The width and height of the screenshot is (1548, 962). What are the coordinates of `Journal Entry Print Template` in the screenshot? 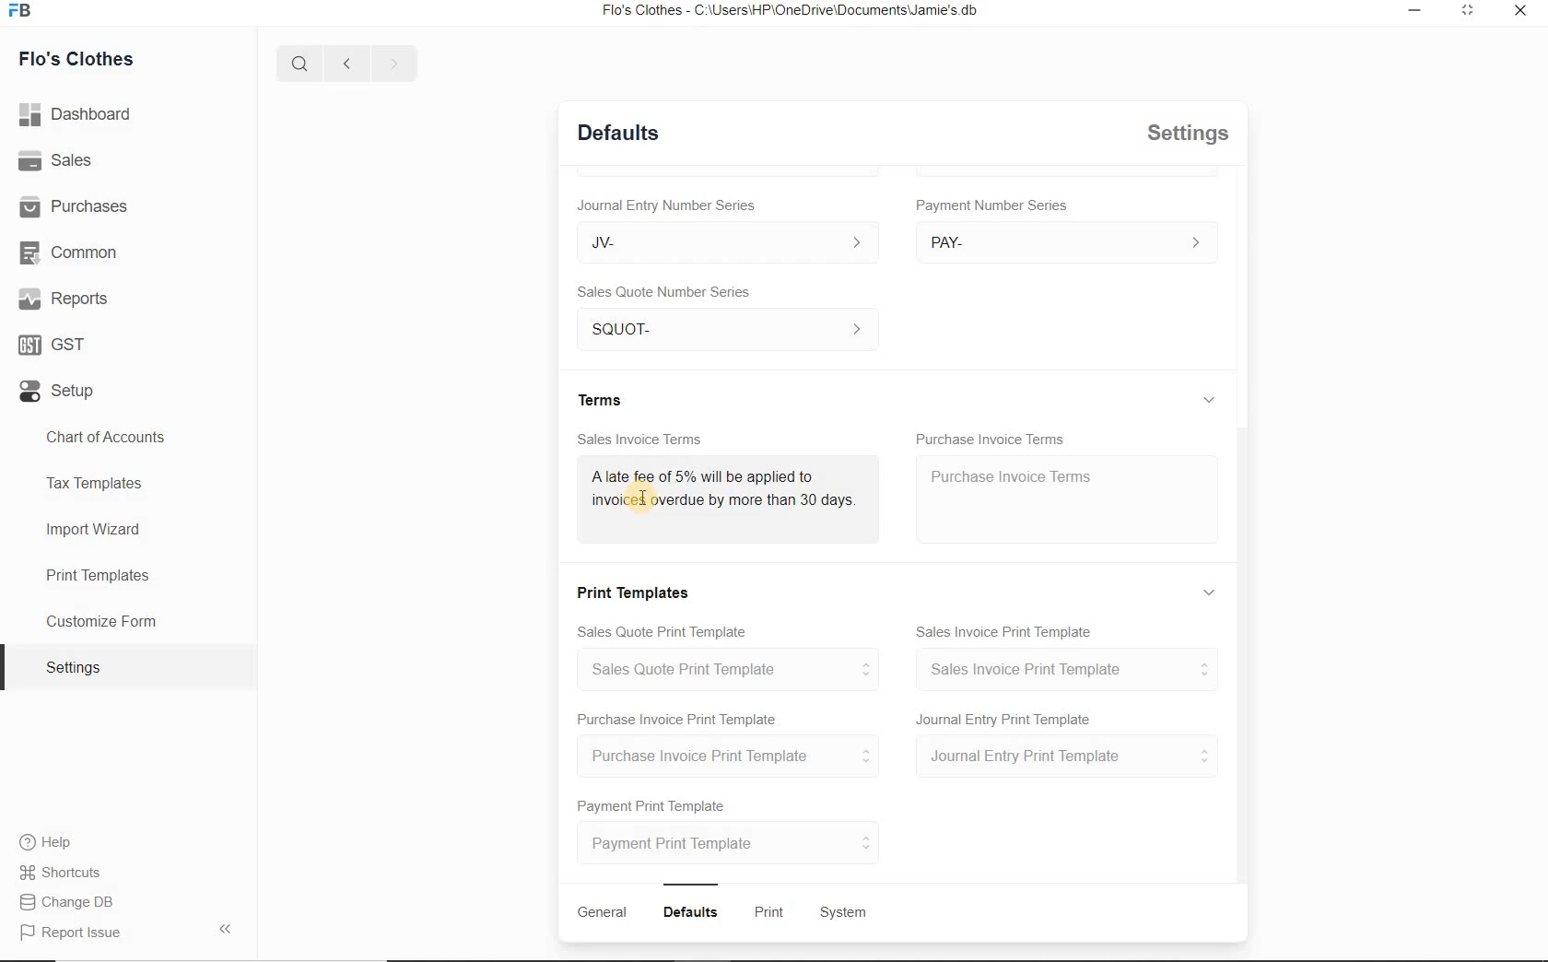 It's located at (1067, 757).